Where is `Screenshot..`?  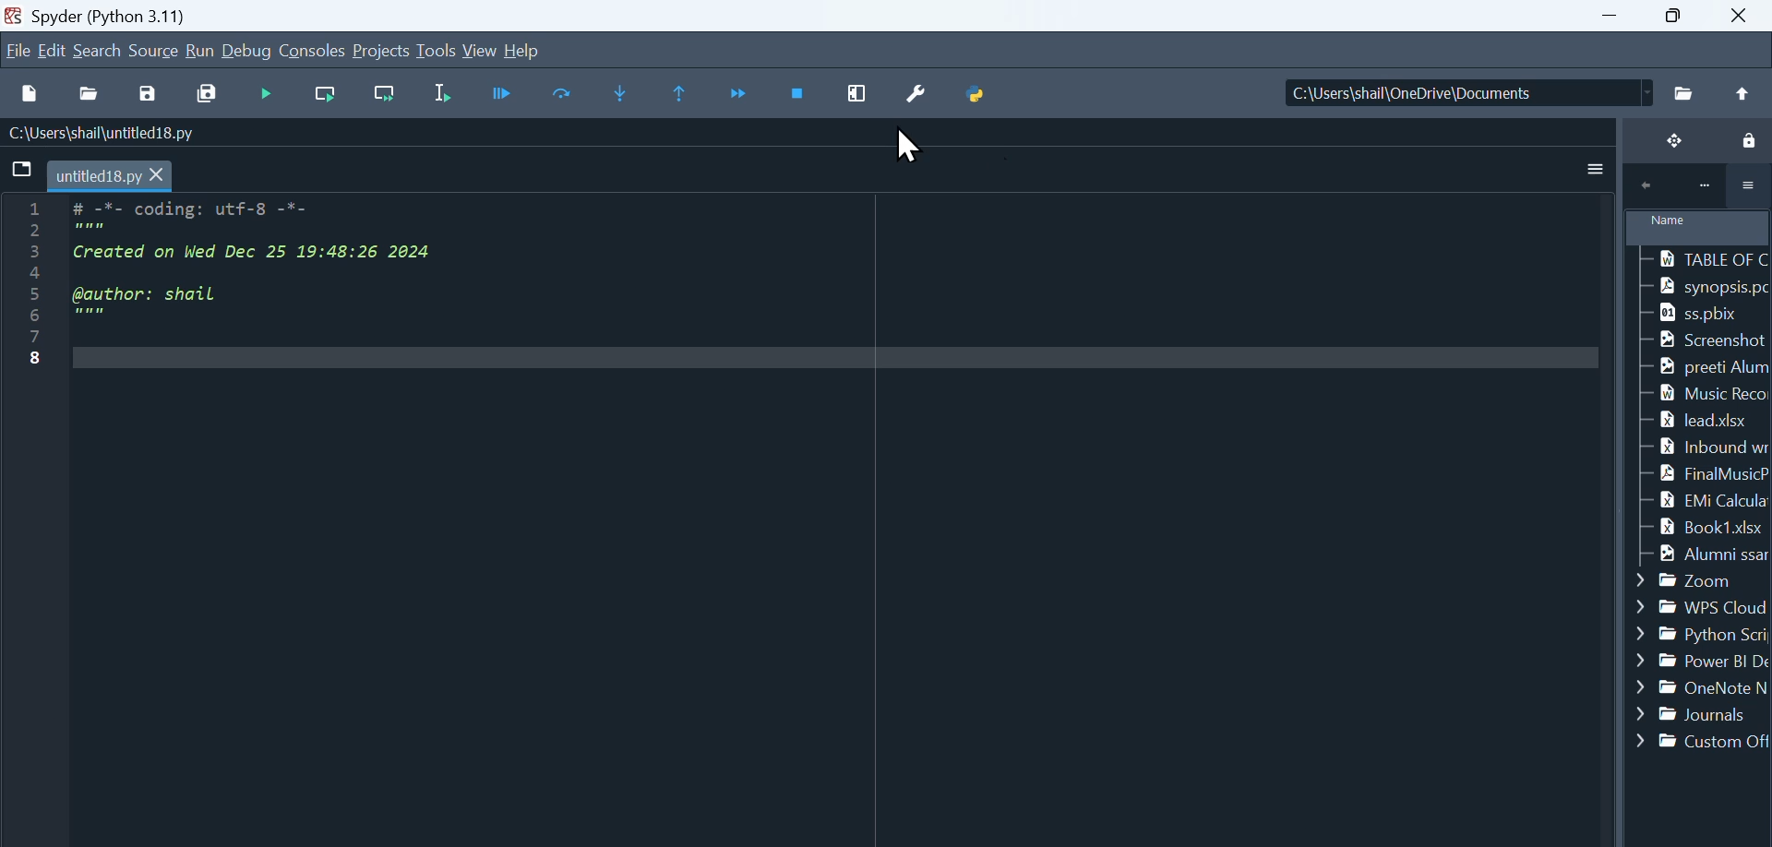 Screenshot.. is located at coordinates (1707, 340).